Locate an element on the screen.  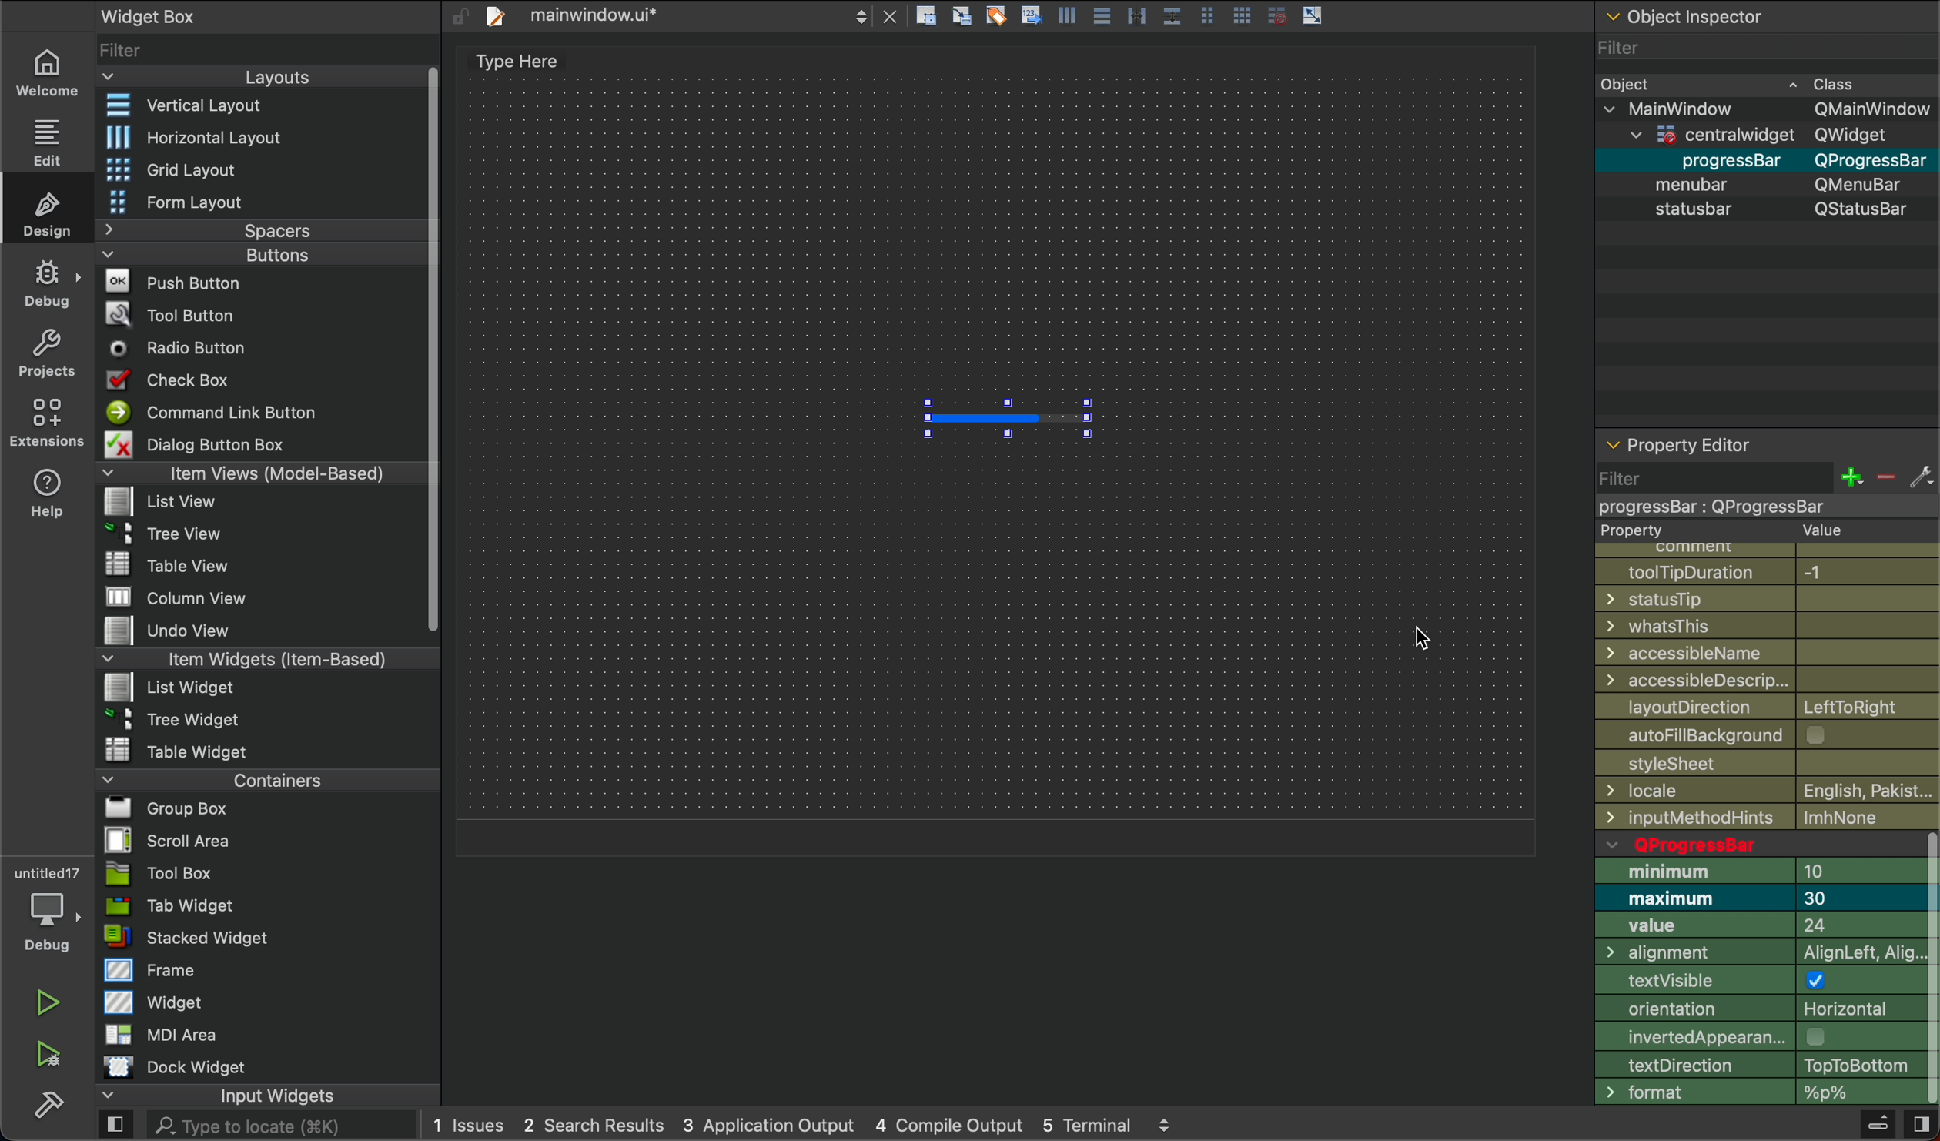
appereance is located at coordinates (1756, 1036).